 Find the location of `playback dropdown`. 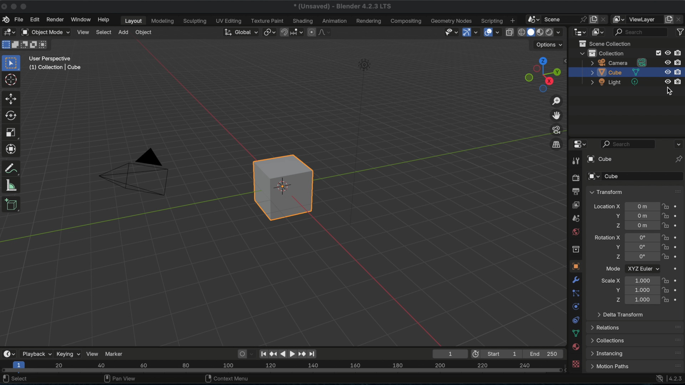

playback dropdown is located at coordinates (37, 353).